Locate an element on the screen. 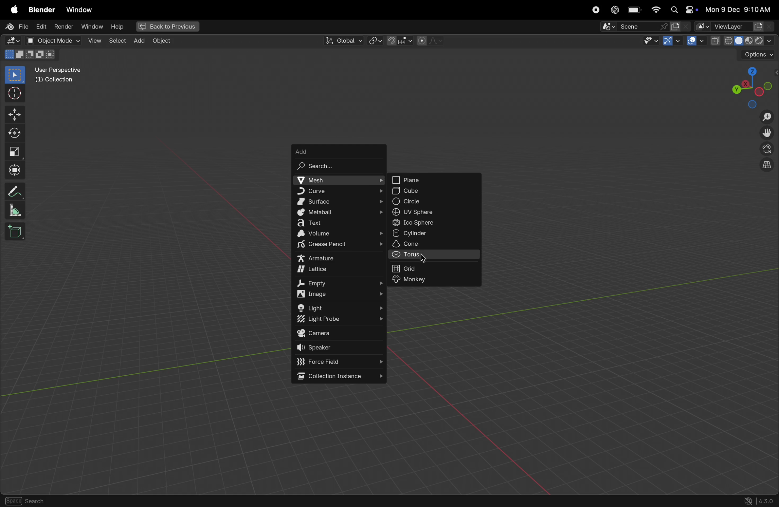  window is located at coordinates (79, 9).